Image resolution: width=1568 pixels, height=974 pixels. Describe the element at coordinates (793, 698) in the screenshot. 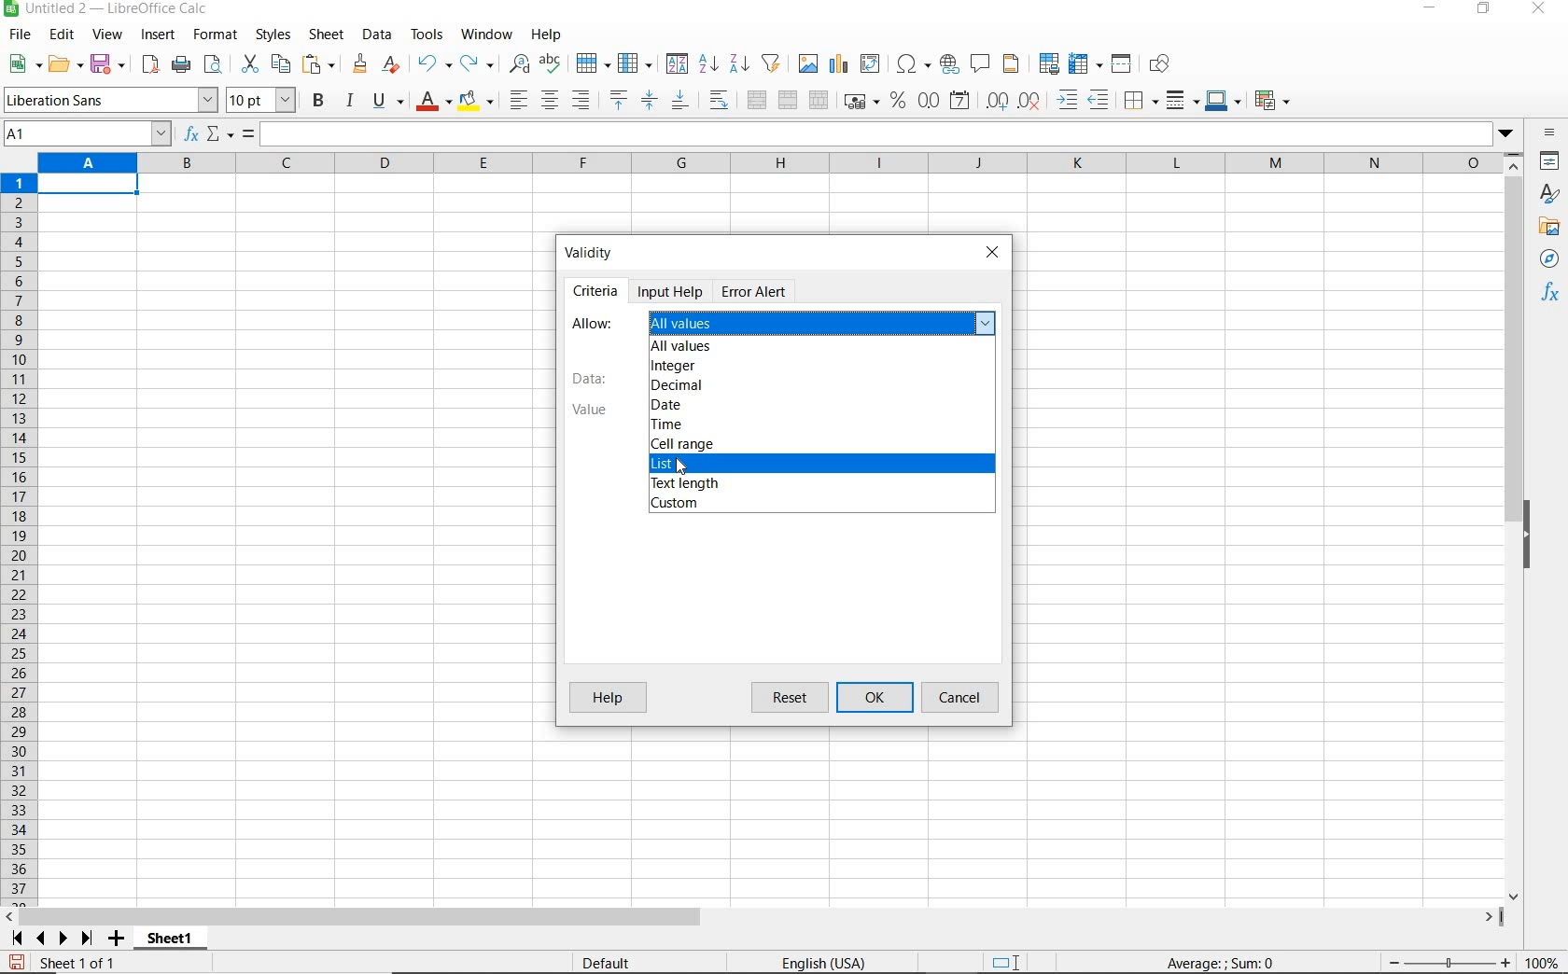

I see `reset` at that location.